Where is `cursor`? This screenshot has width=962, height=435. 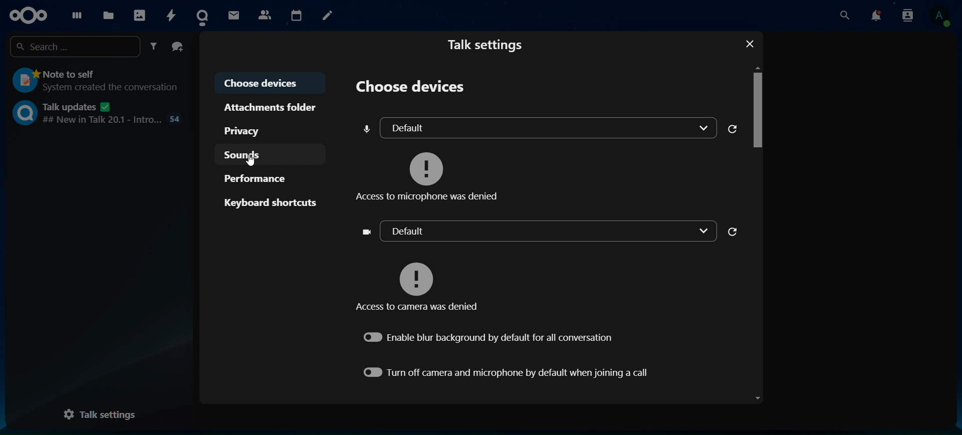
cursor is located at coordinates (253, 162).